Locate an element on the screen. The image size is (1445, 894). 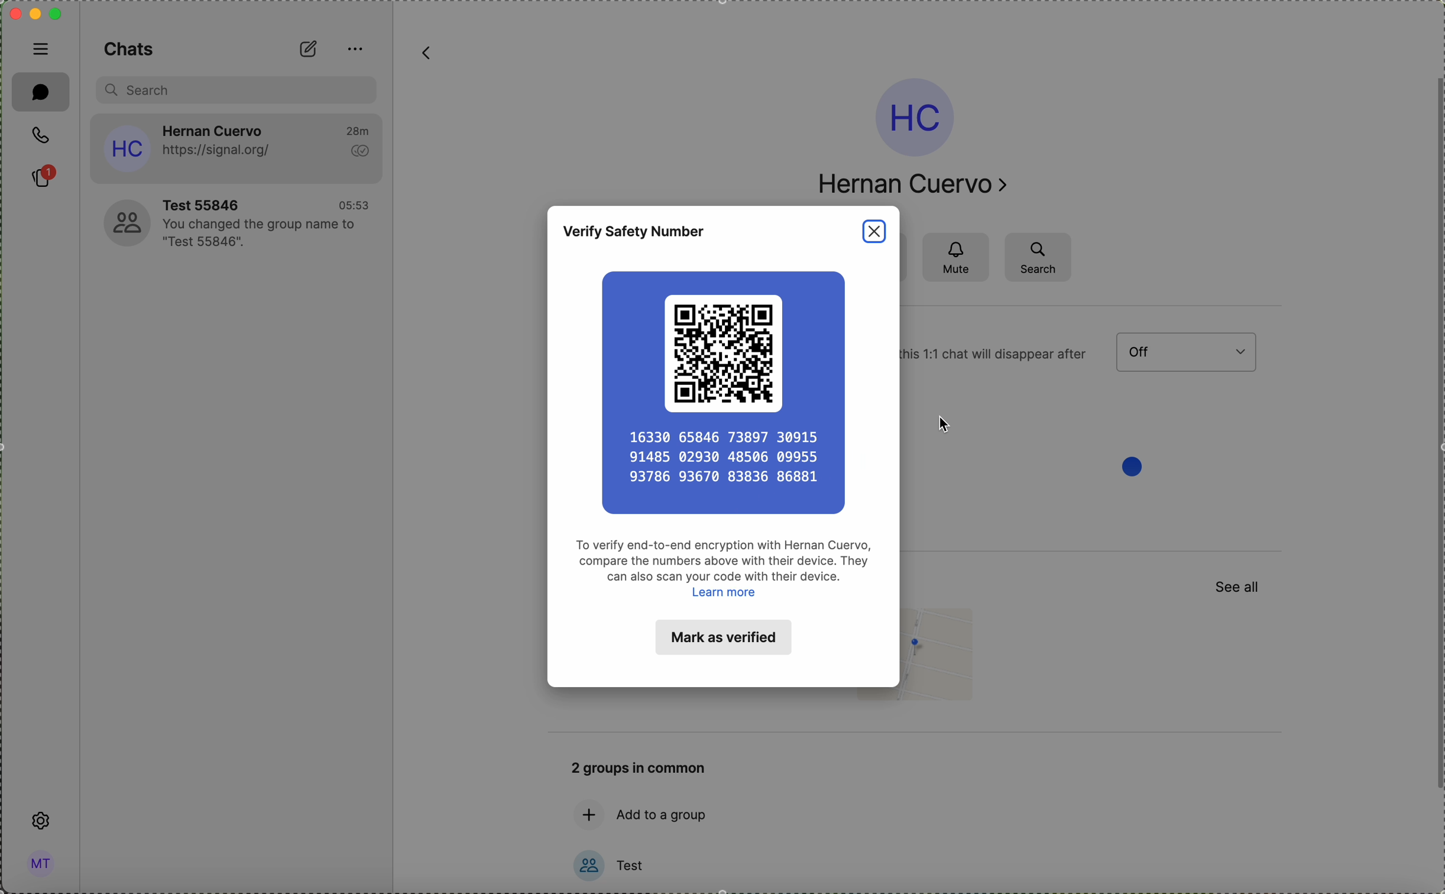
add to a group is located at coordinates (661, 815).